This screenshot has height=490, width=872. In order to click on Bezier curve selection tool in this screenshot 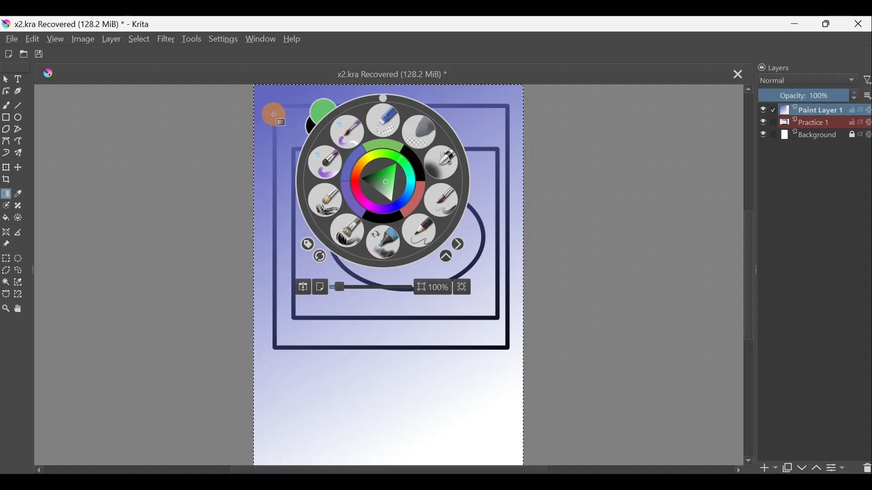, I will do `click(5, 295)`.